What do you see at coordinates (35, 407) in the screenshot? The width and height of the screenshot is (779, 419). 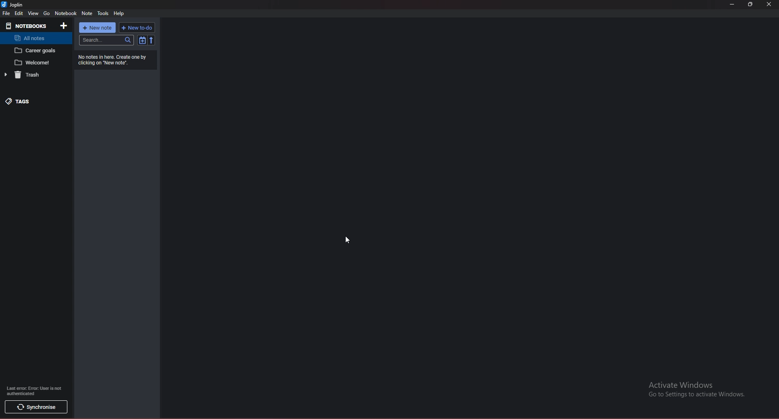 I see `sync` at bounding box center [35, 407].